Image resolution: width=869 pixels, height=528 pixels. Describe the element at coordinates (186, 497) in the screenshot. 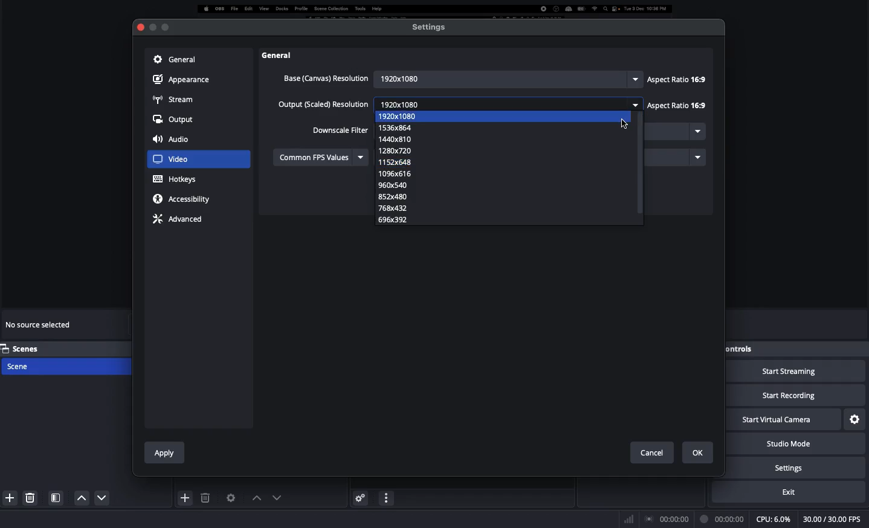

I see `Add` at that location.